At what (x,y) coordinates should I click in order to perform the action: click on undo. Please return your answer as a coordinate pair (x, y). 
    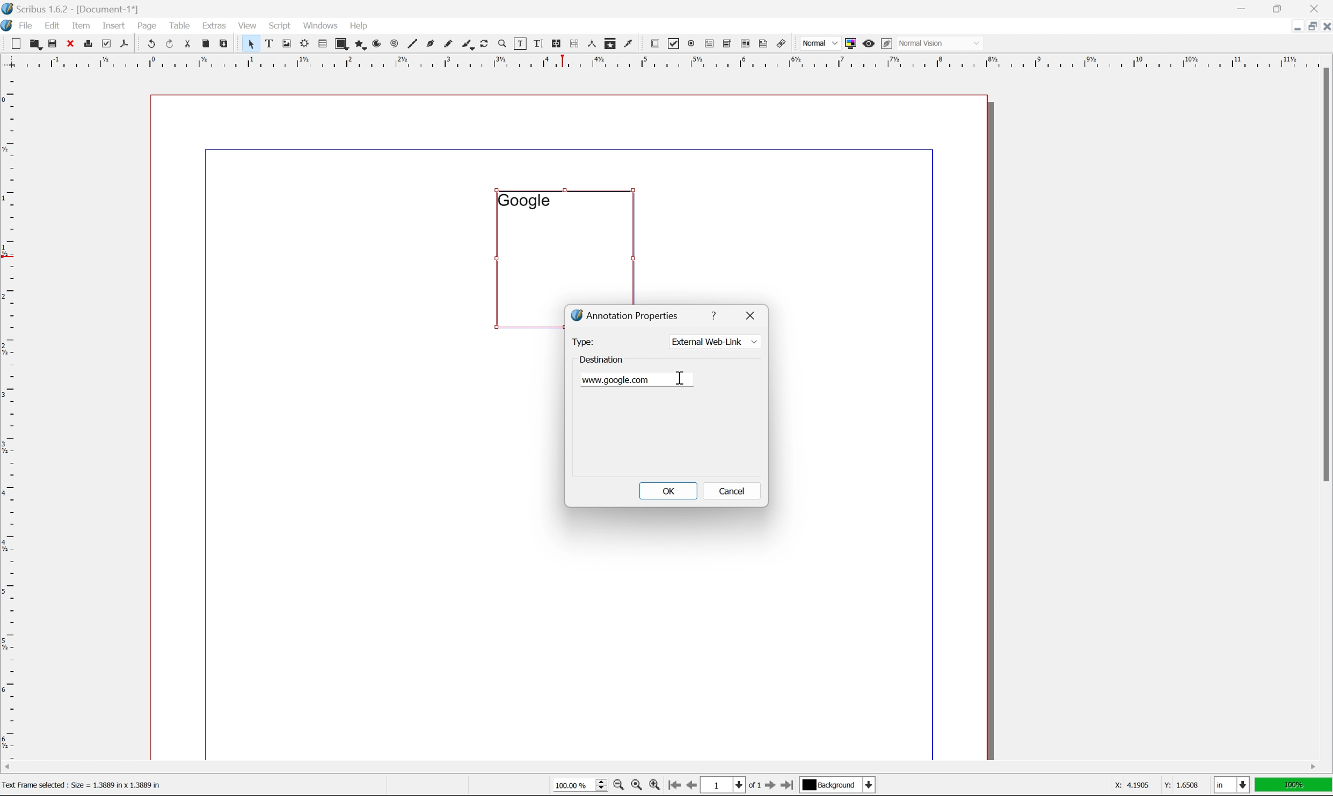
    Looking at the image, I should click on (151, 45).